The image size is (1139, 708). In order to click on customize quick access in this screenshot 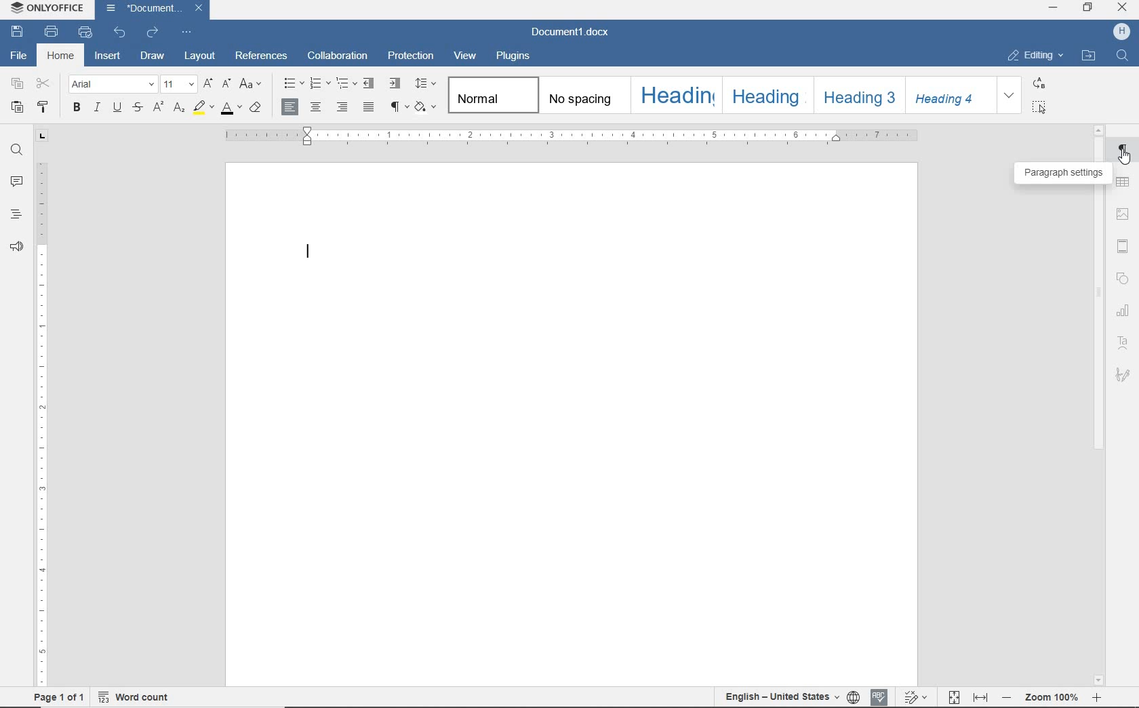, I will do `click(188, 32)`.